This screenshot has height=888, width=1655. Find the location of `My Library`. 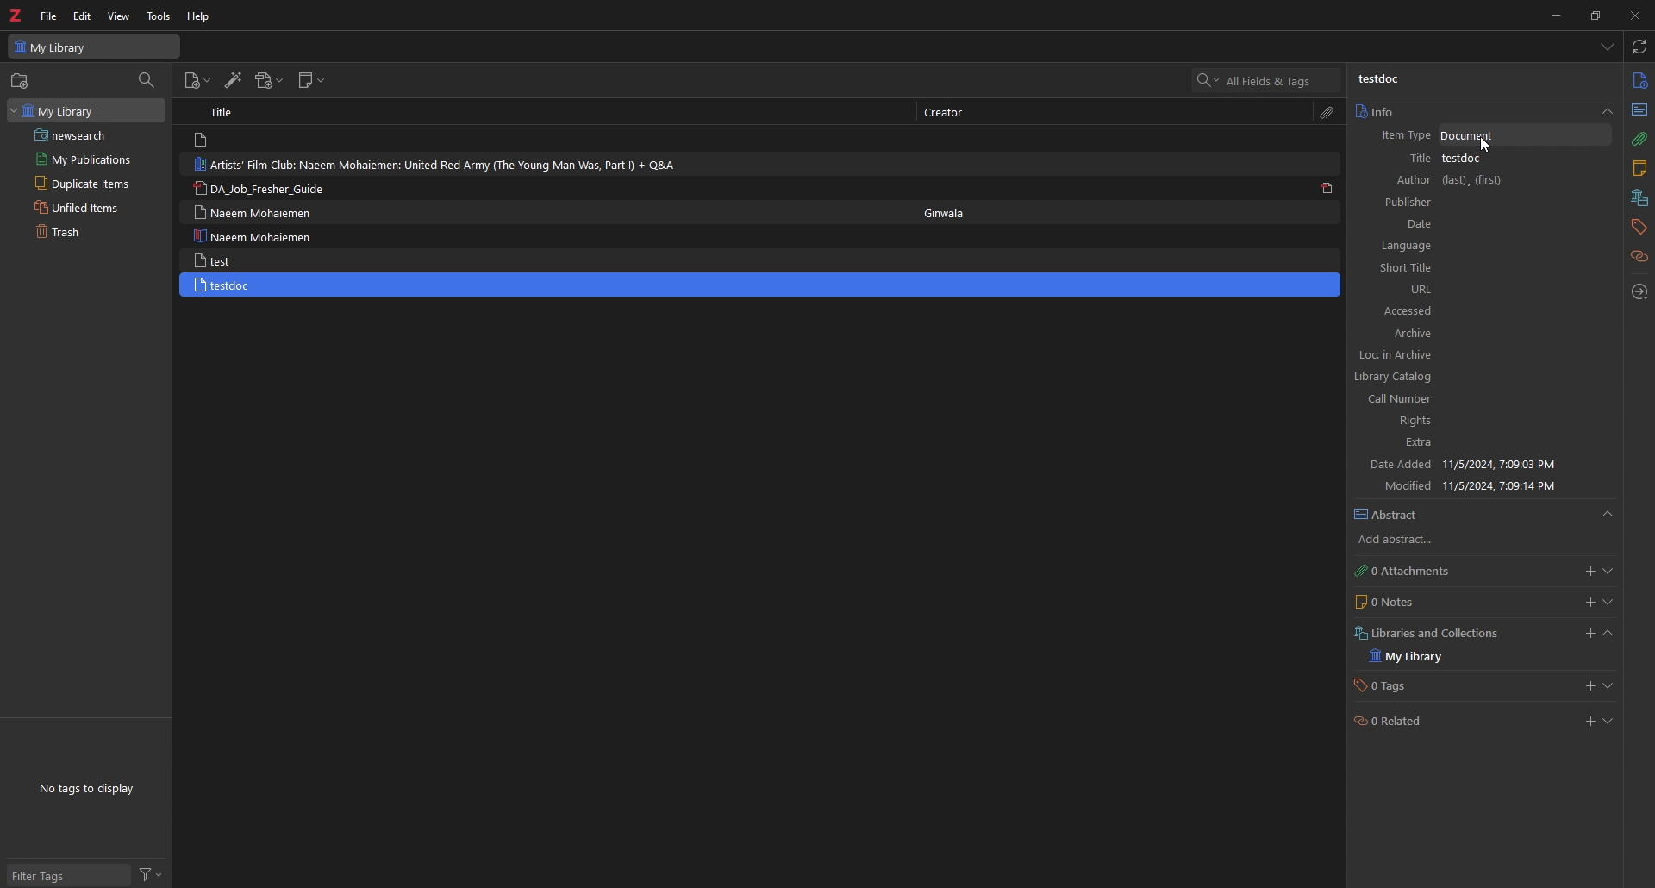

My Library is located at coordinates (1420, 656).